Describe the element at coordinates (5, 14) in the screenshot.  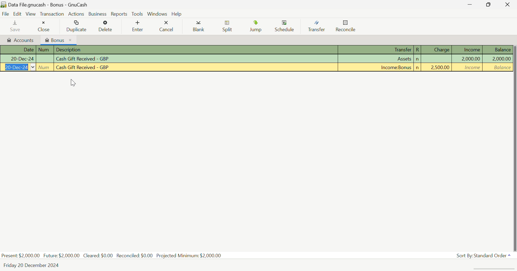
I see `File` at that location.